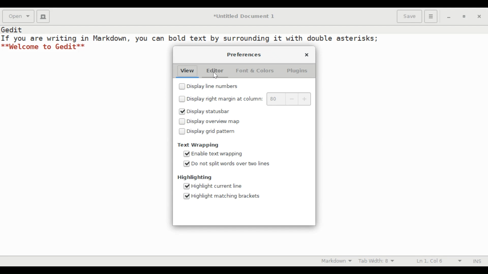 The width and height of the screenshot is (488, 274). What do you see at coordinates (233, 164) in the screenshot?
I see `Do not split words over two lines` at bounding box center [233, 164].